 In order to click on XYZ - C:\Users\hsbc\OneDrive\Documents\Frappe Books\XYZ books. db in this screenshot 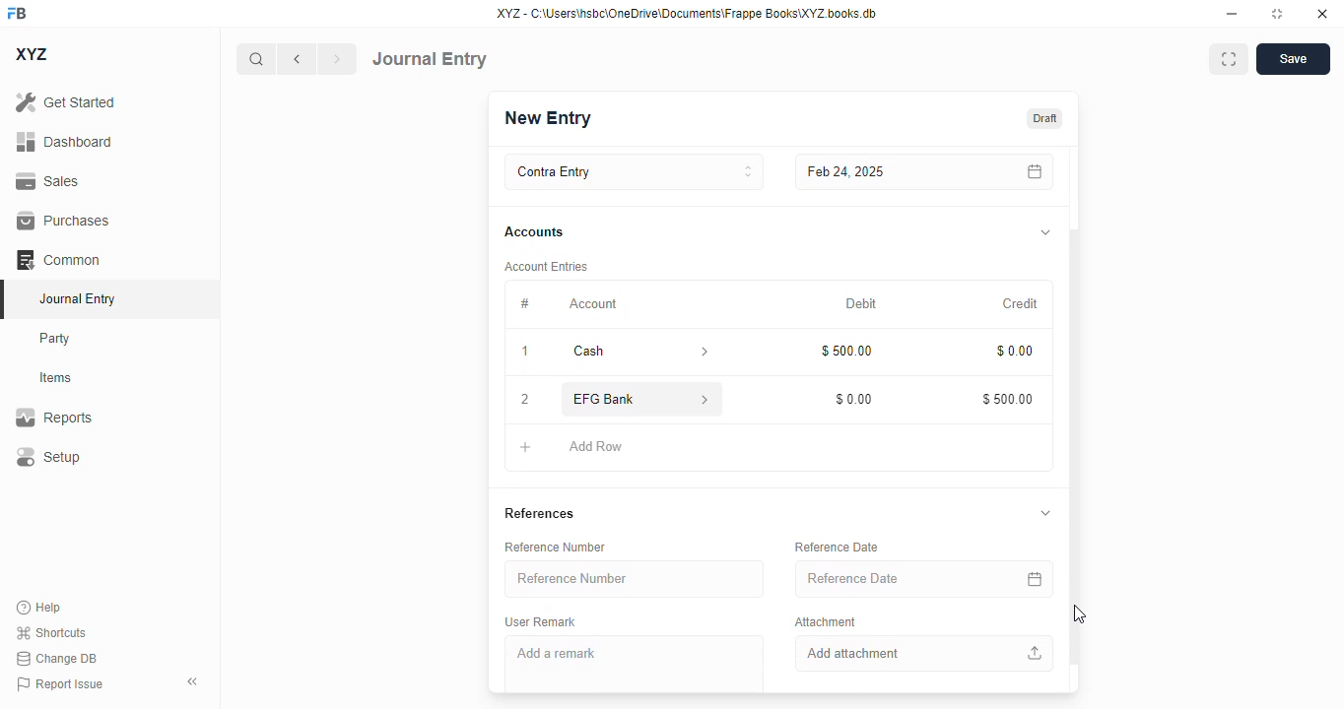, I will do `click(687, 14)`.